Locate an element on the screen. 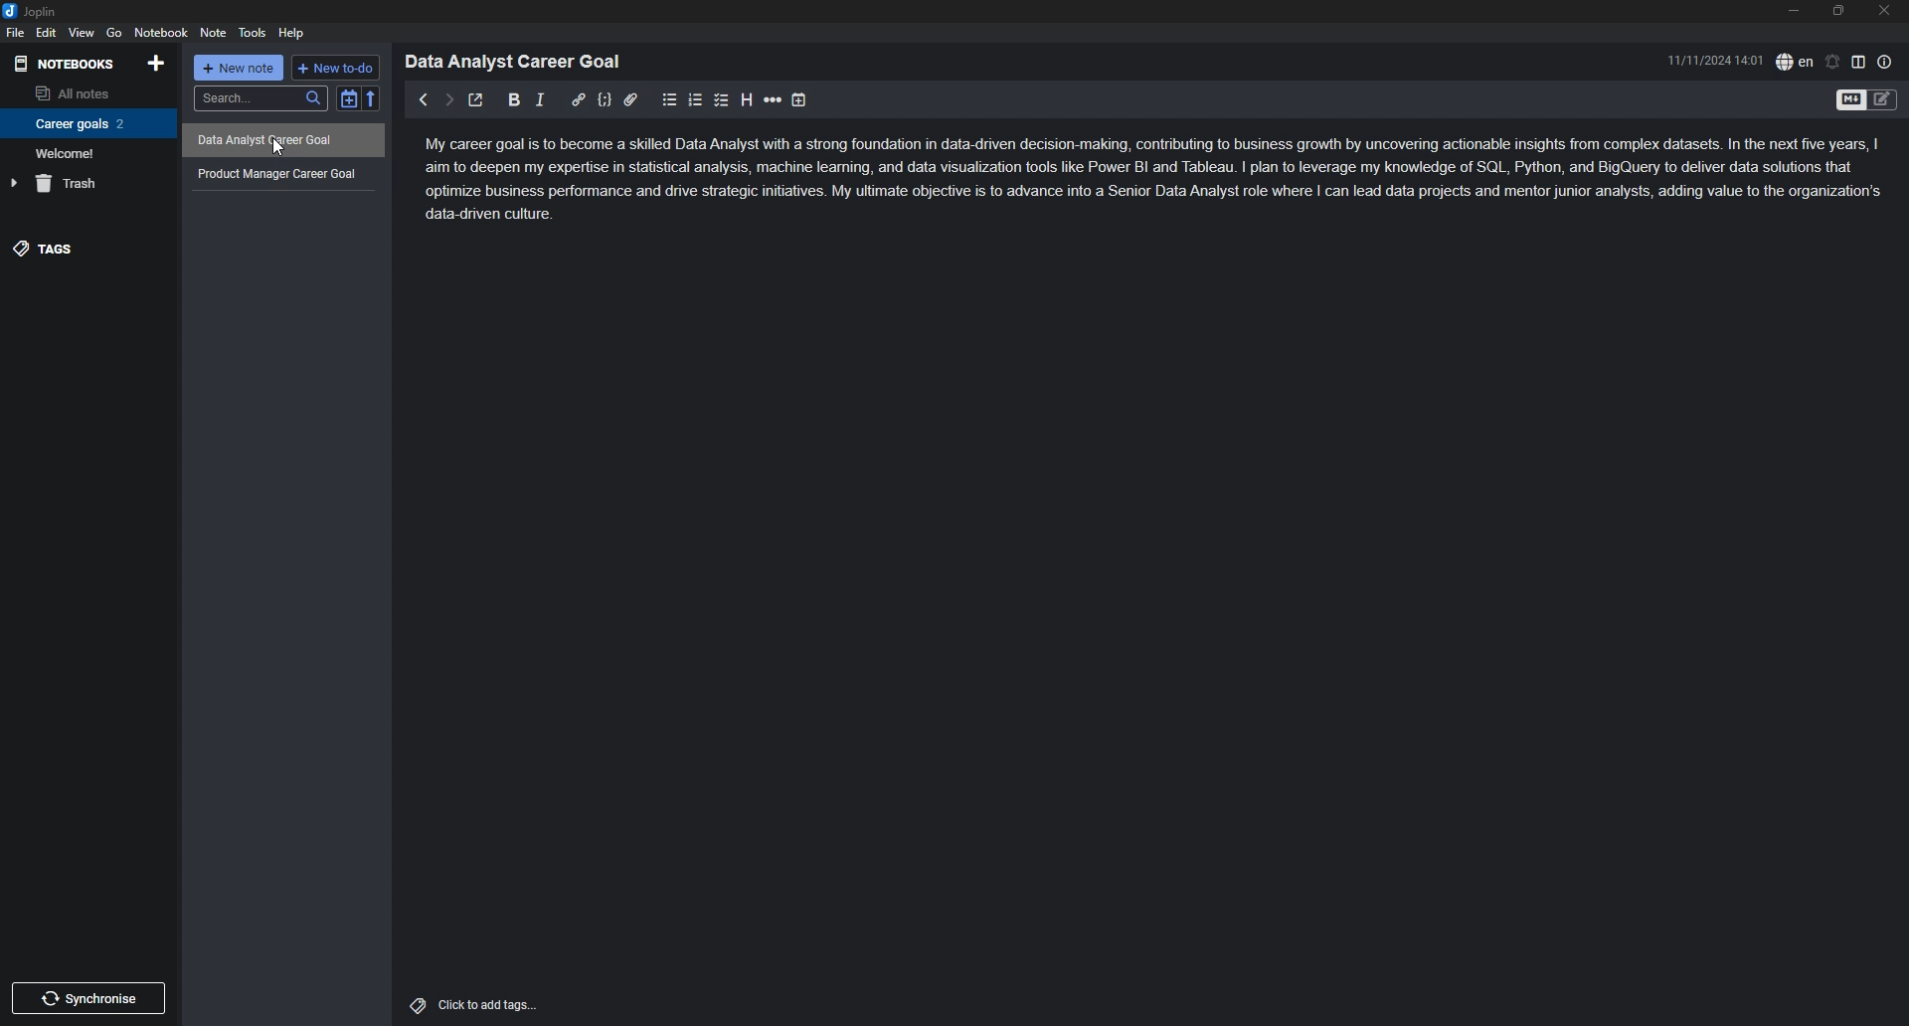 The image size is (1909, 1026). tags is located at coordinates (87, 249).